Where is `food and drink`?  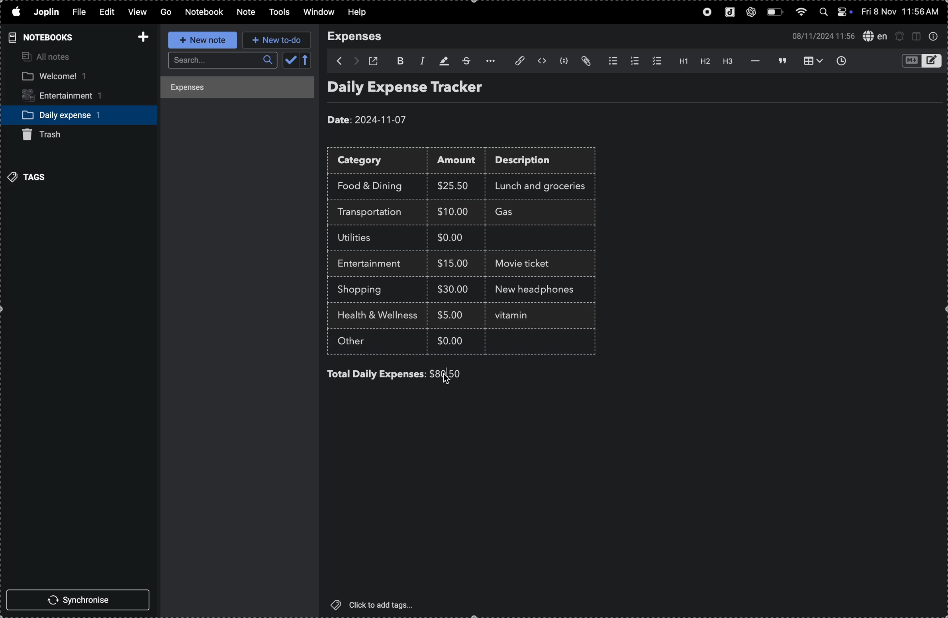
food and drink is located at coordinates (374, 184).